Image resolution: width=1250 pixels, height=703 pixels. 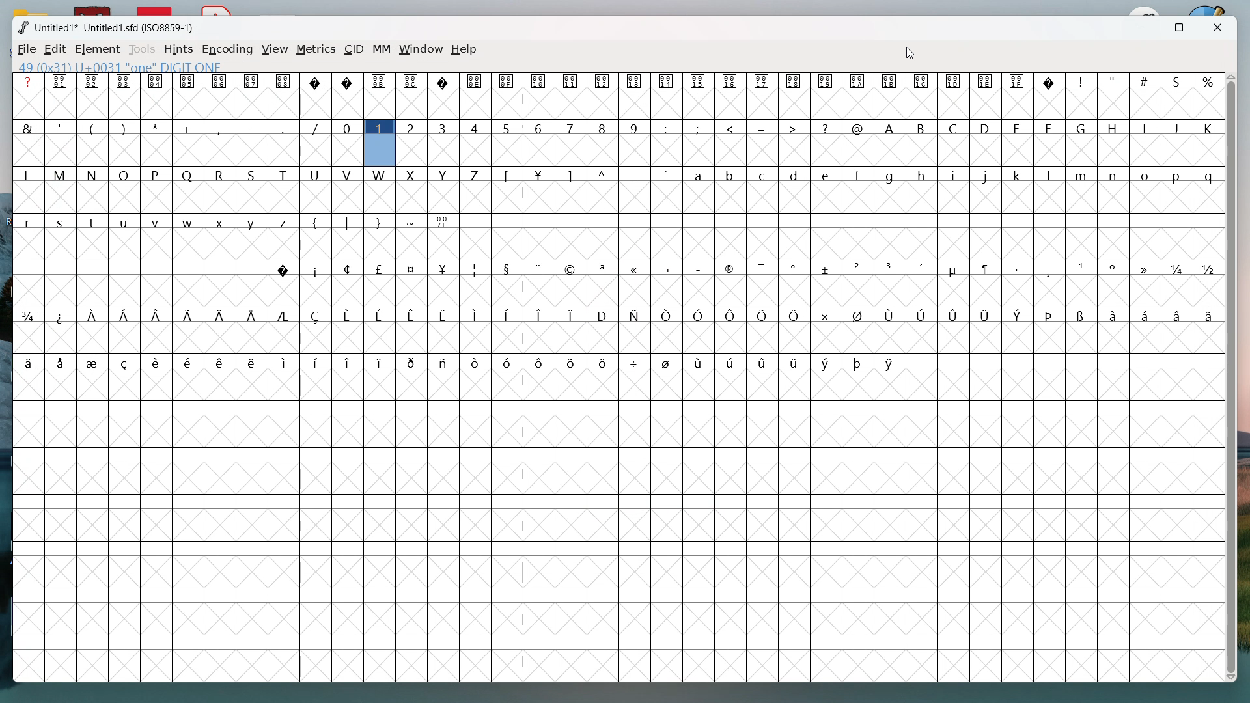 I want to click on symbol, so click(x=253, y=363).